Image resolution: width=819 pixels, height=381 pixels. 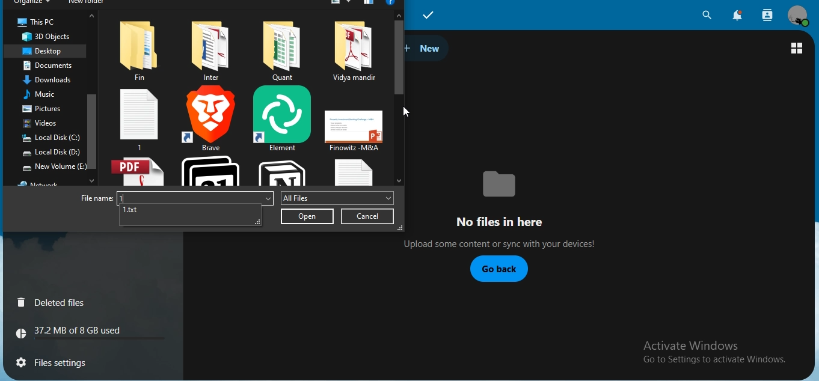 What do you see at coordinates (50, 79) in the screenshot?
I see `downloads` at bounding box center [50, 79].